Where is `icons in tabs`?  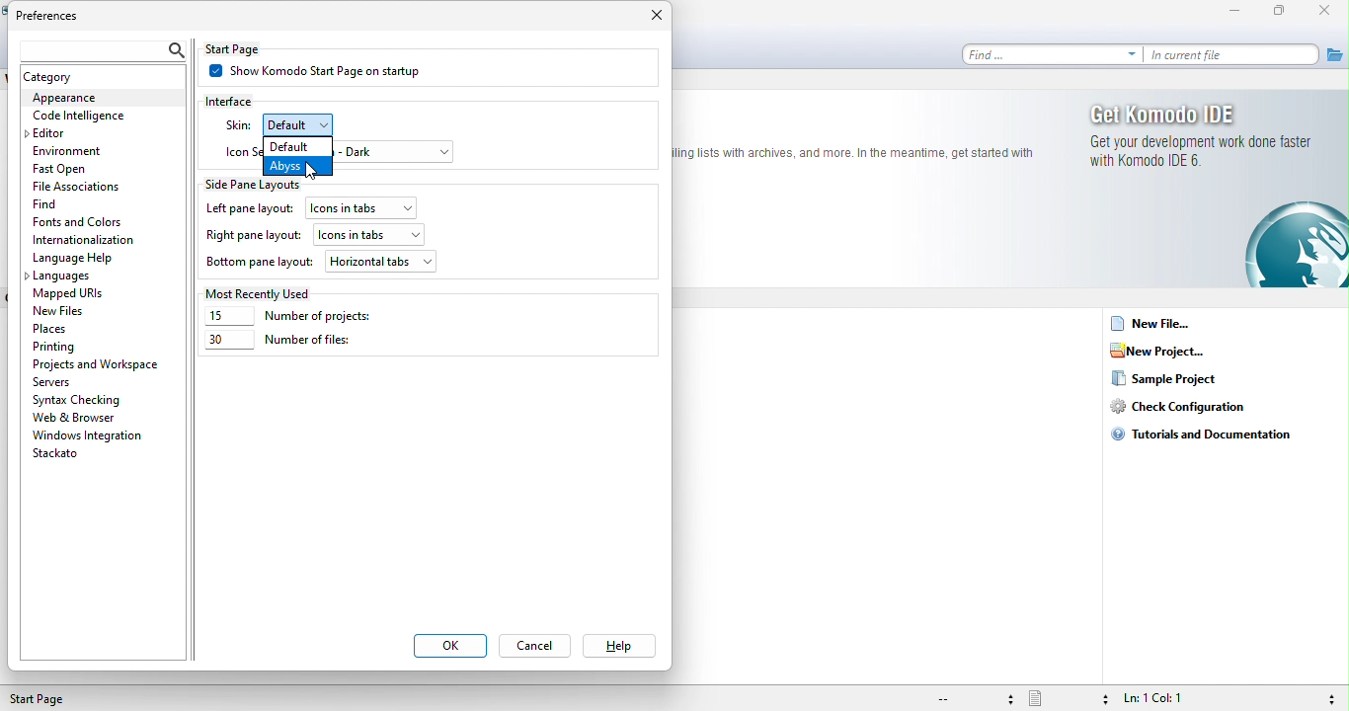 icons in tabs is located at coordinates (369, 232).